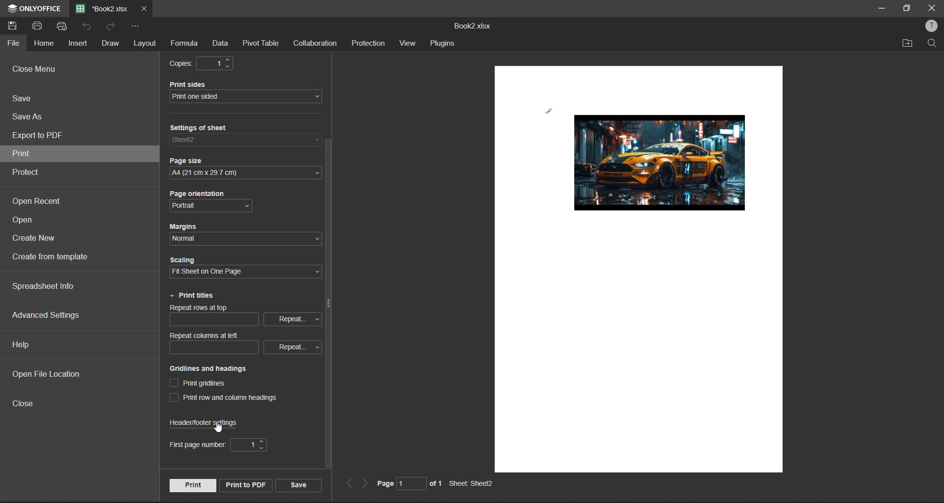 This screenshot has height=503, width=944. Describe the element at coordinates (200, 384) in the screenshot. I see `print gridlines` at that location.